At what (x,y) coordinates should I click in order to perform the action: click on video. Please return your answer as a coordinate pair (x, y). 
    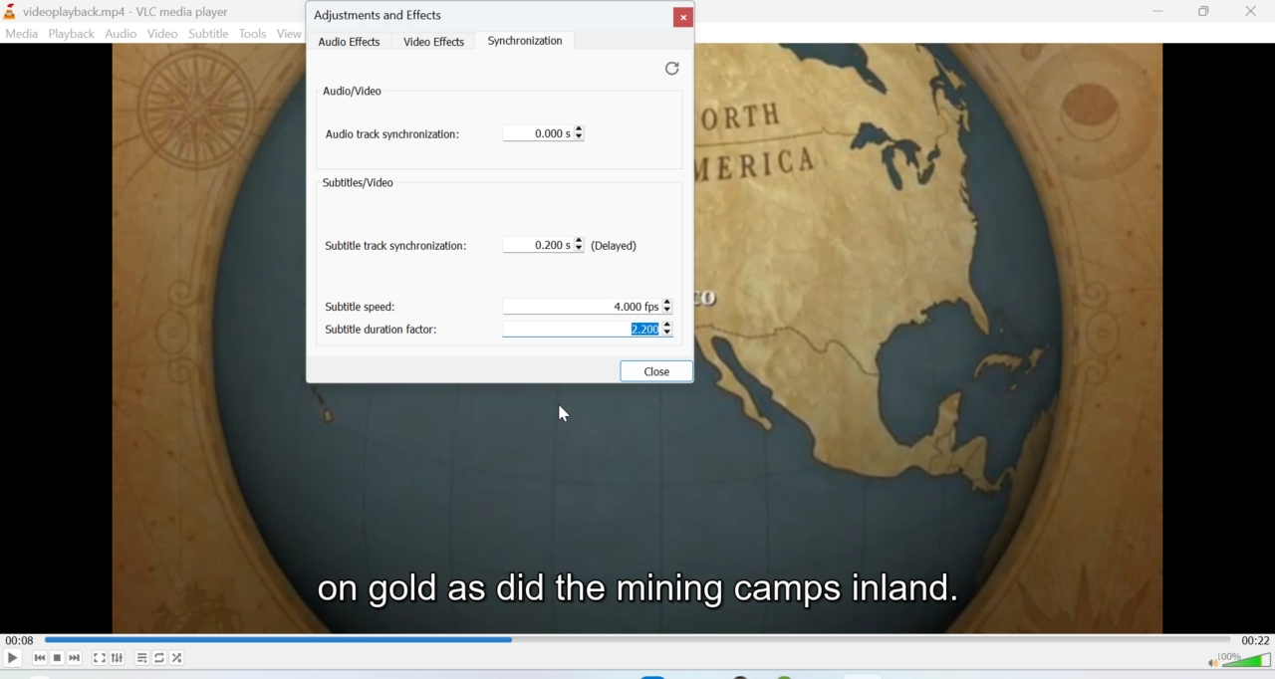
    Looking at the image, I should click on (626, 505).